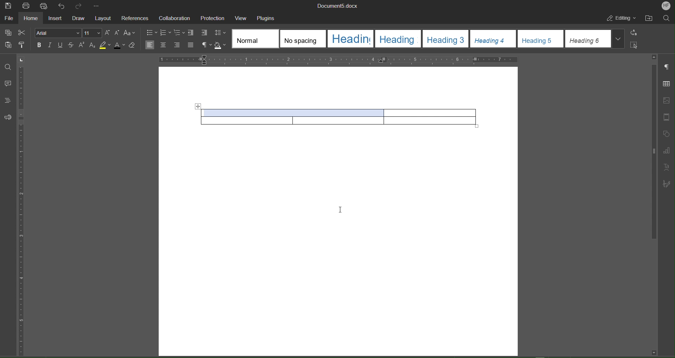 The width and height of the screenshot is (675, 358). Describe the element at coordinates (50, 45) in the screenshot. I see `Italic` at that location.